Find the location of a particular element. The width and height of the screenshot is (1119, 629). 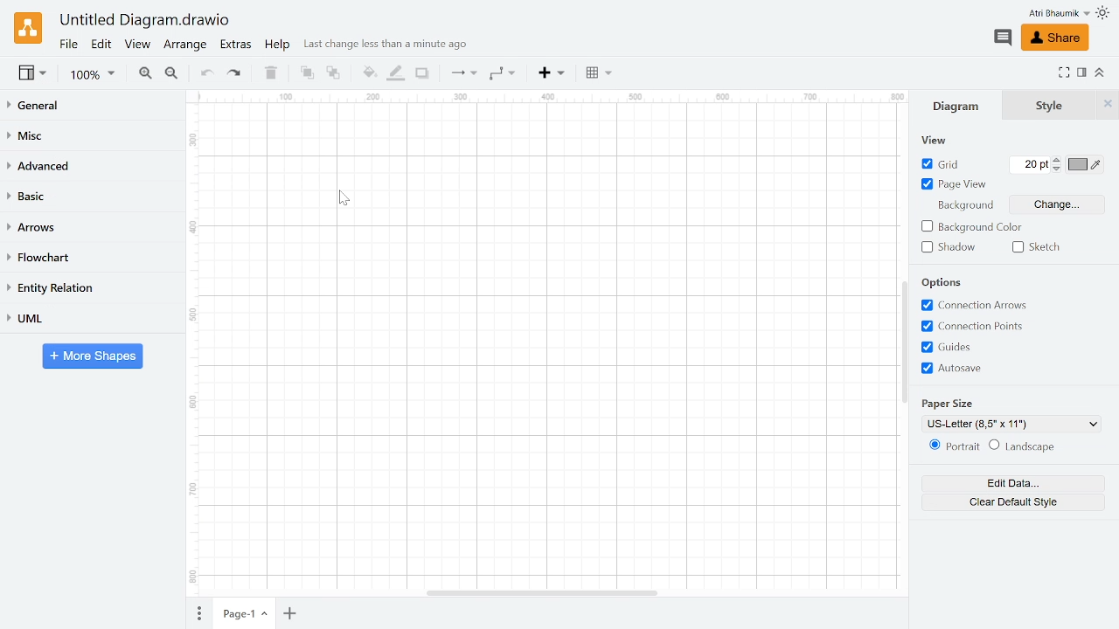

Guides is located at coordinates (980, 348).